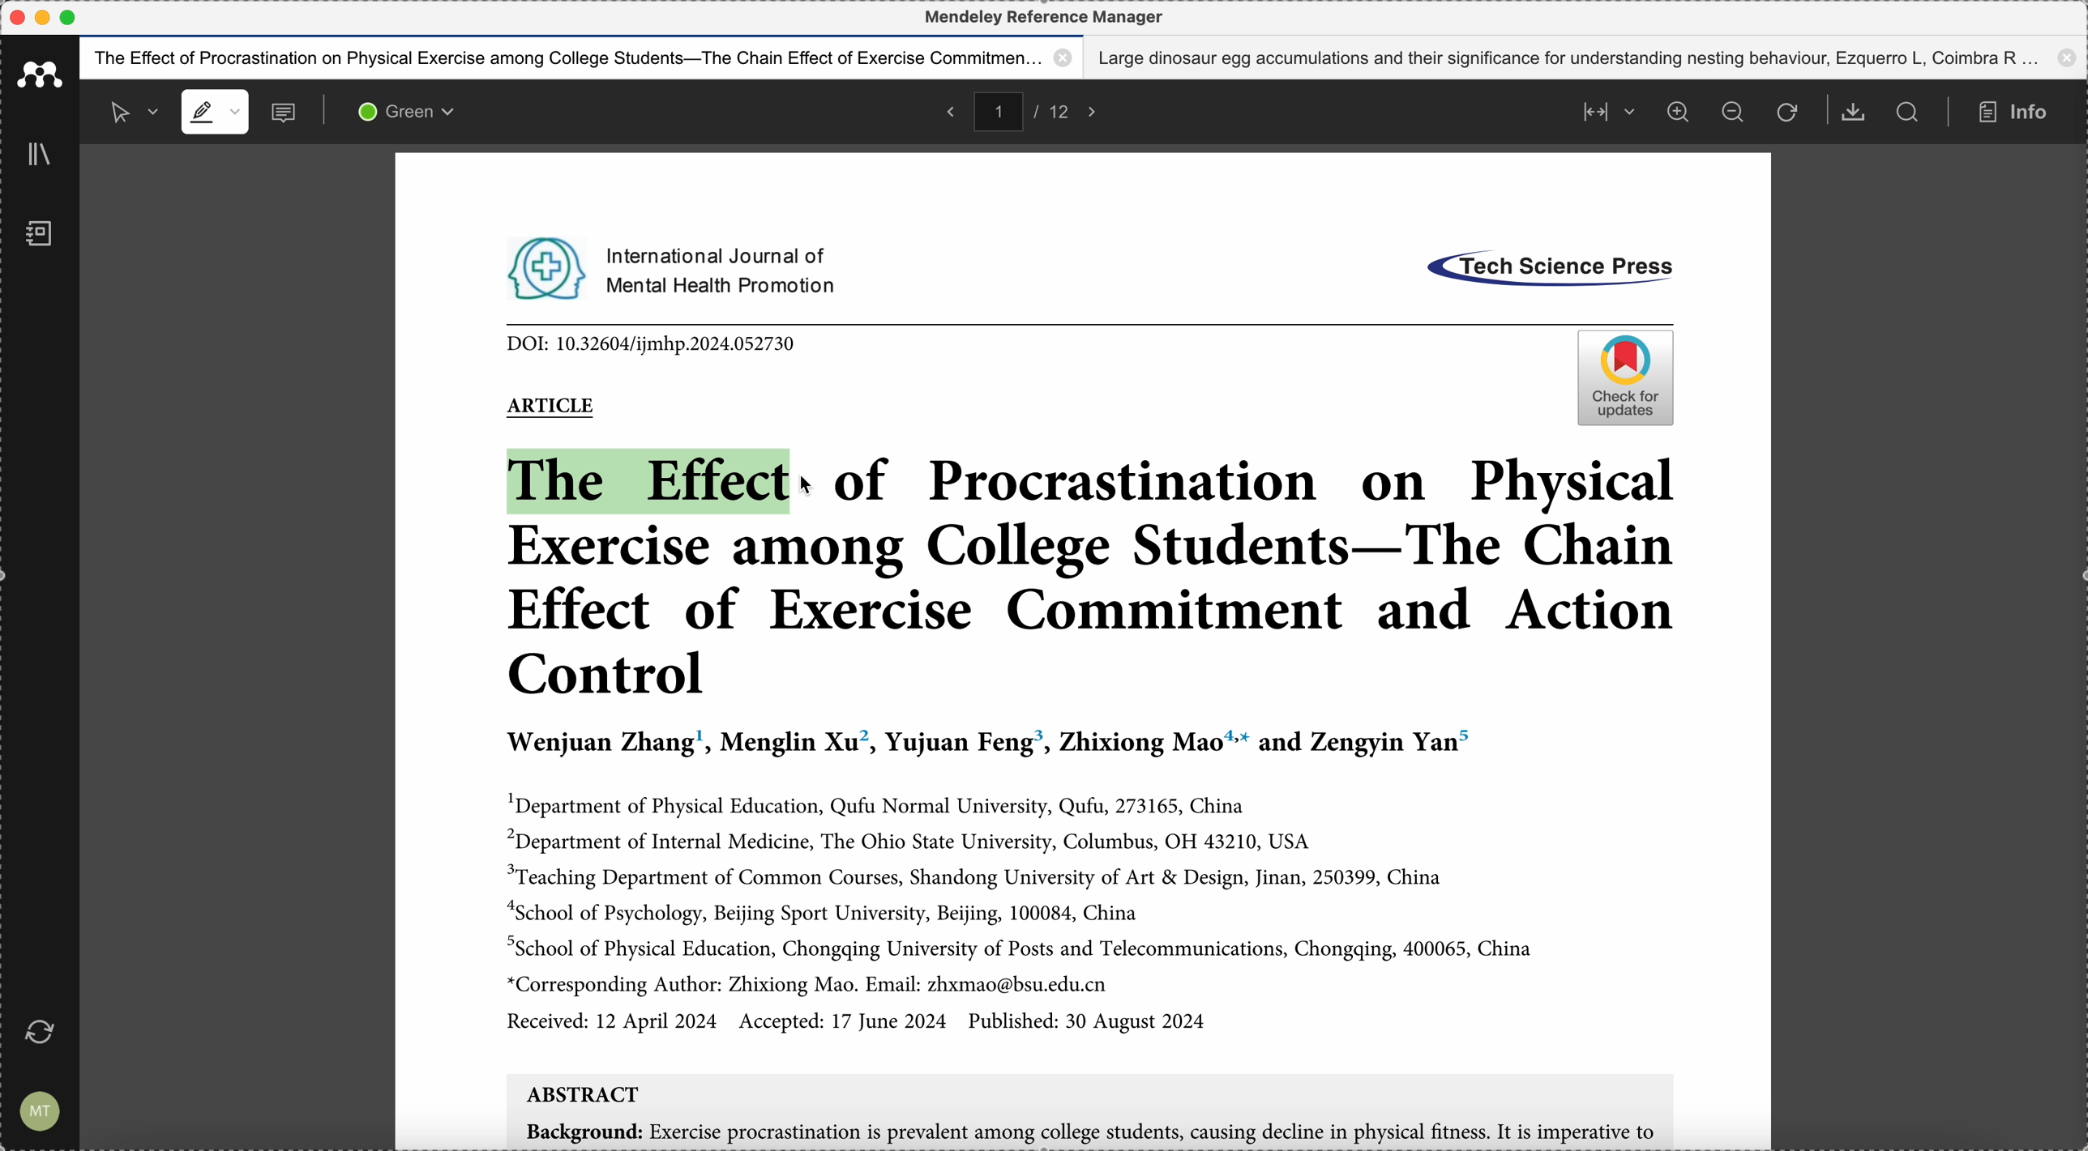  What do you see at coordinates (214, 113) in the screenshot?
I see `highlight mode` at bounding box center [214, 113].